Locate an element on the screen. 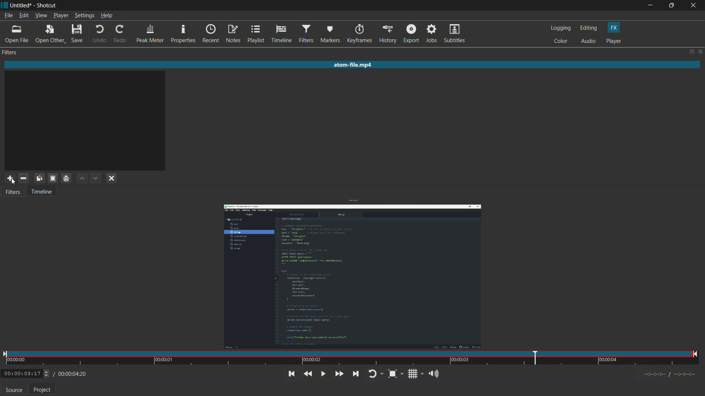 Image resolution: width=705 pixels, height=396 pixels. filters is located at coordinates (14, 192).